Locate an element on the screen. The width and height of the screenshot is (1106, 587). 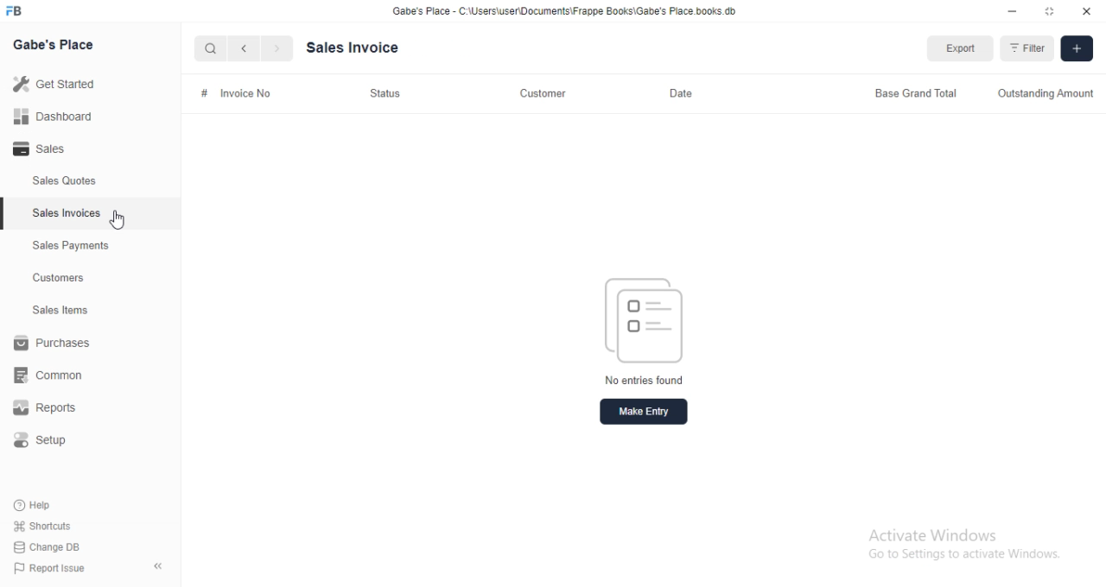
Customer is located at coordinates (543, 93).